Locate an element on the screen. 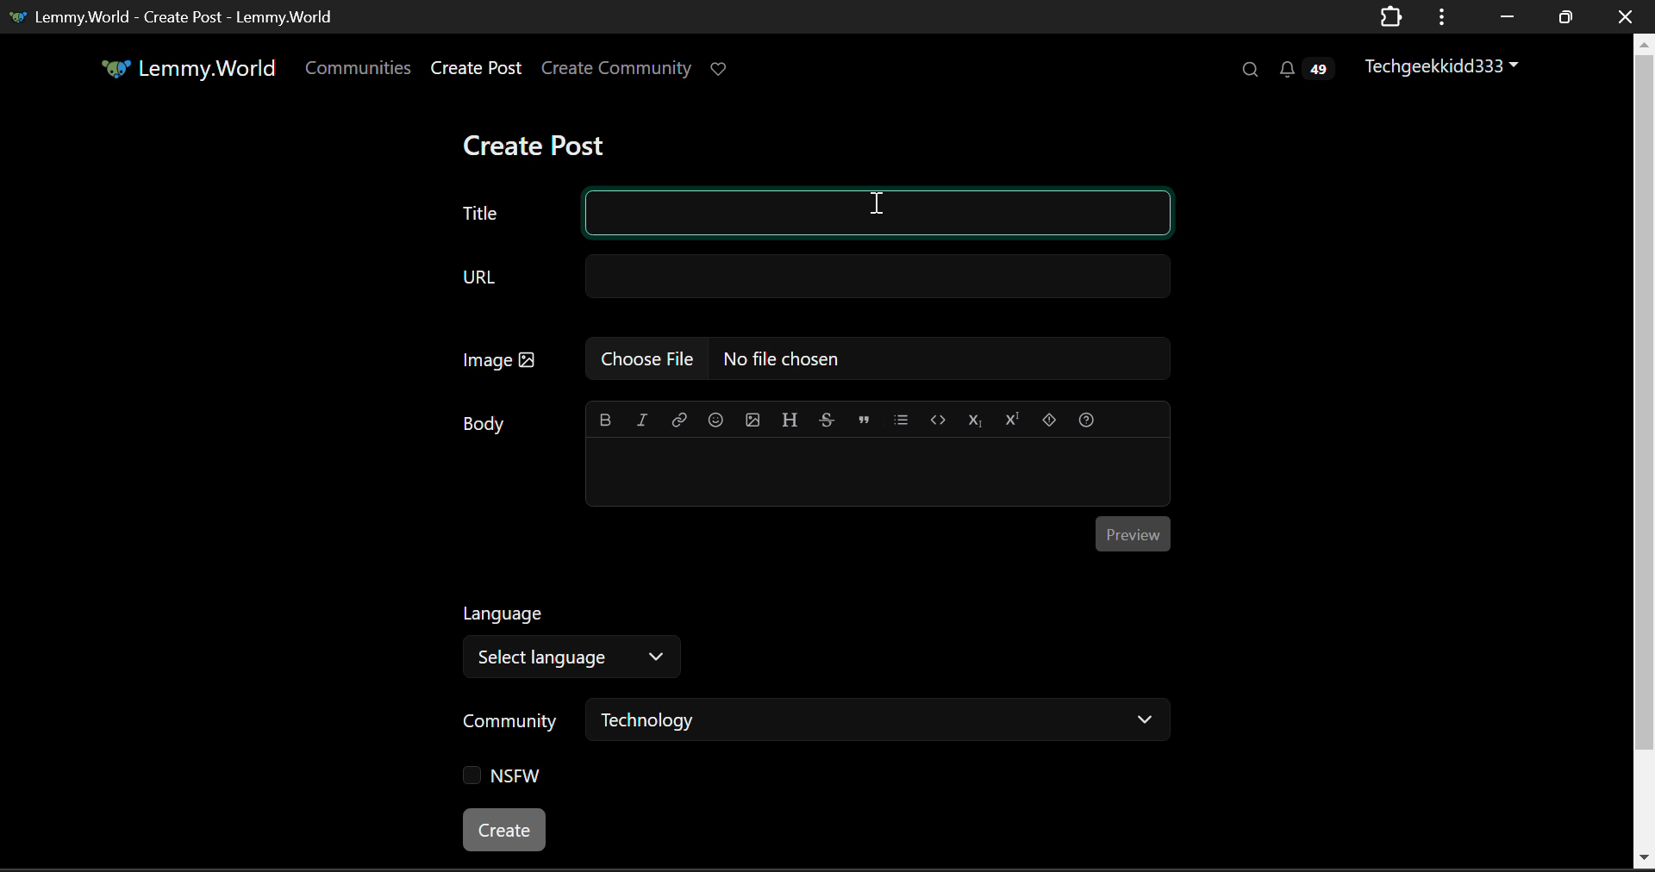  Superscript is located at coordinates (1013, 421).